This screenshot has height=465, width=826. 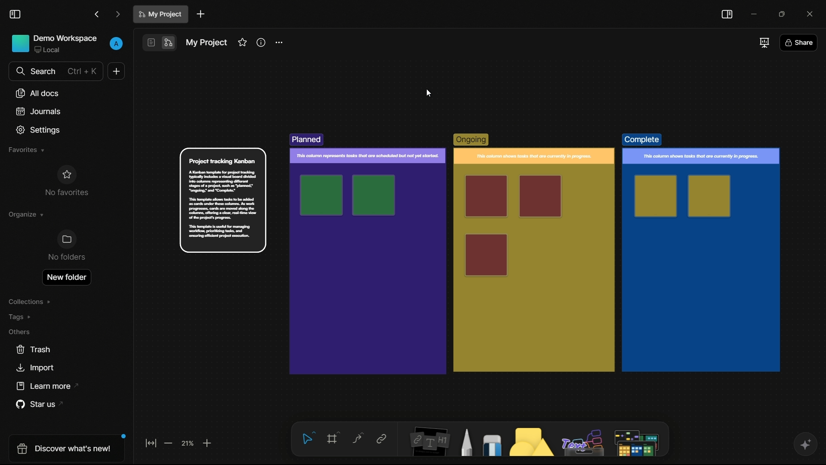 I want to click on tags, so click(x=21, y=317).